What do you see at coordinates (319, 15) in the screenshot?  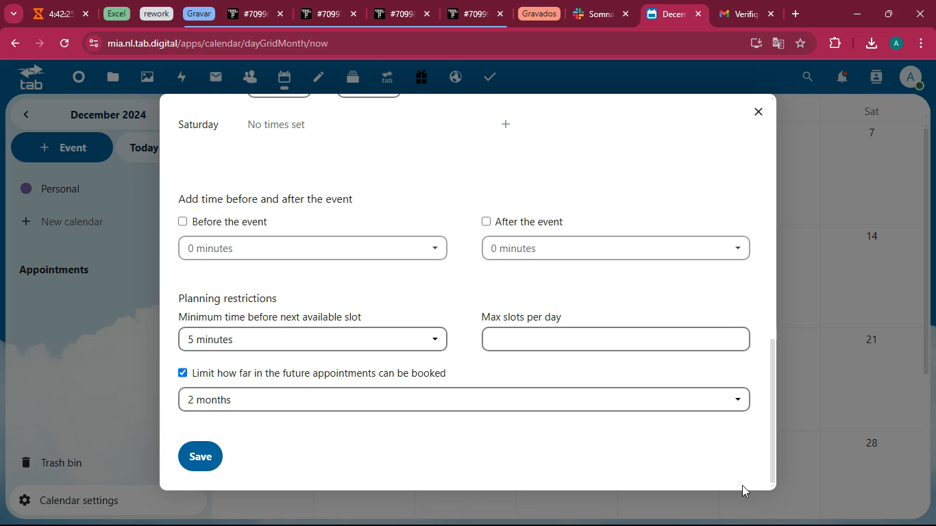 I see `tab` at bounding box center [319, 15].